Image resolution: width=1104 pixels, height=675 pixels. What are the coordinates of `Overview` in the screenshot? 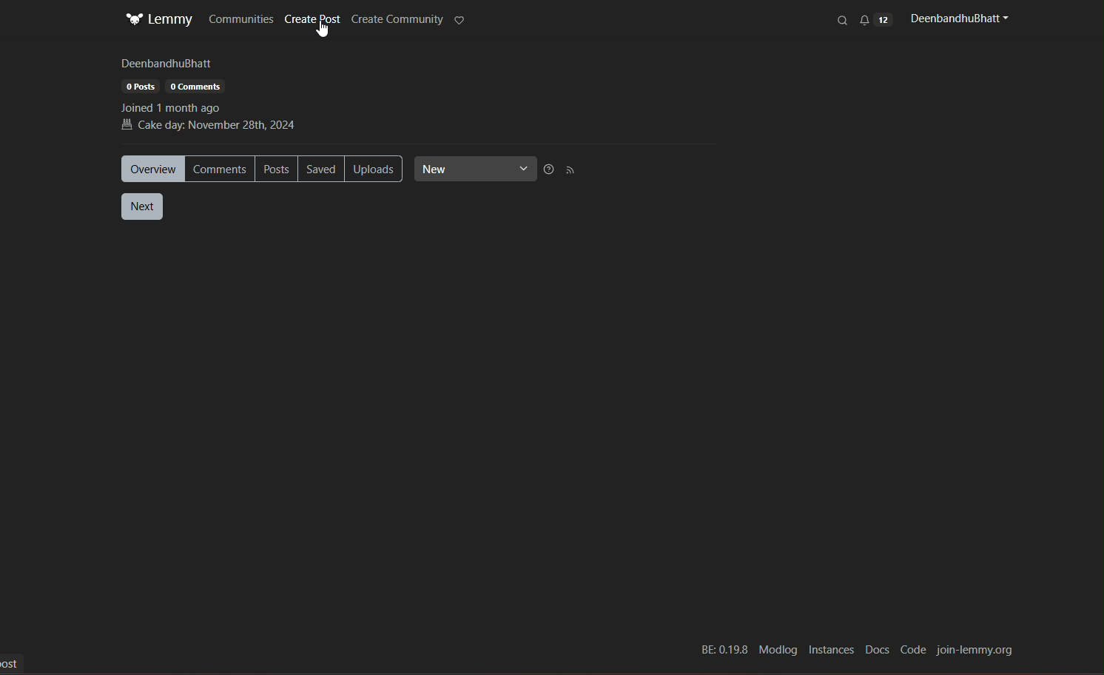 It's located at (153, 169).